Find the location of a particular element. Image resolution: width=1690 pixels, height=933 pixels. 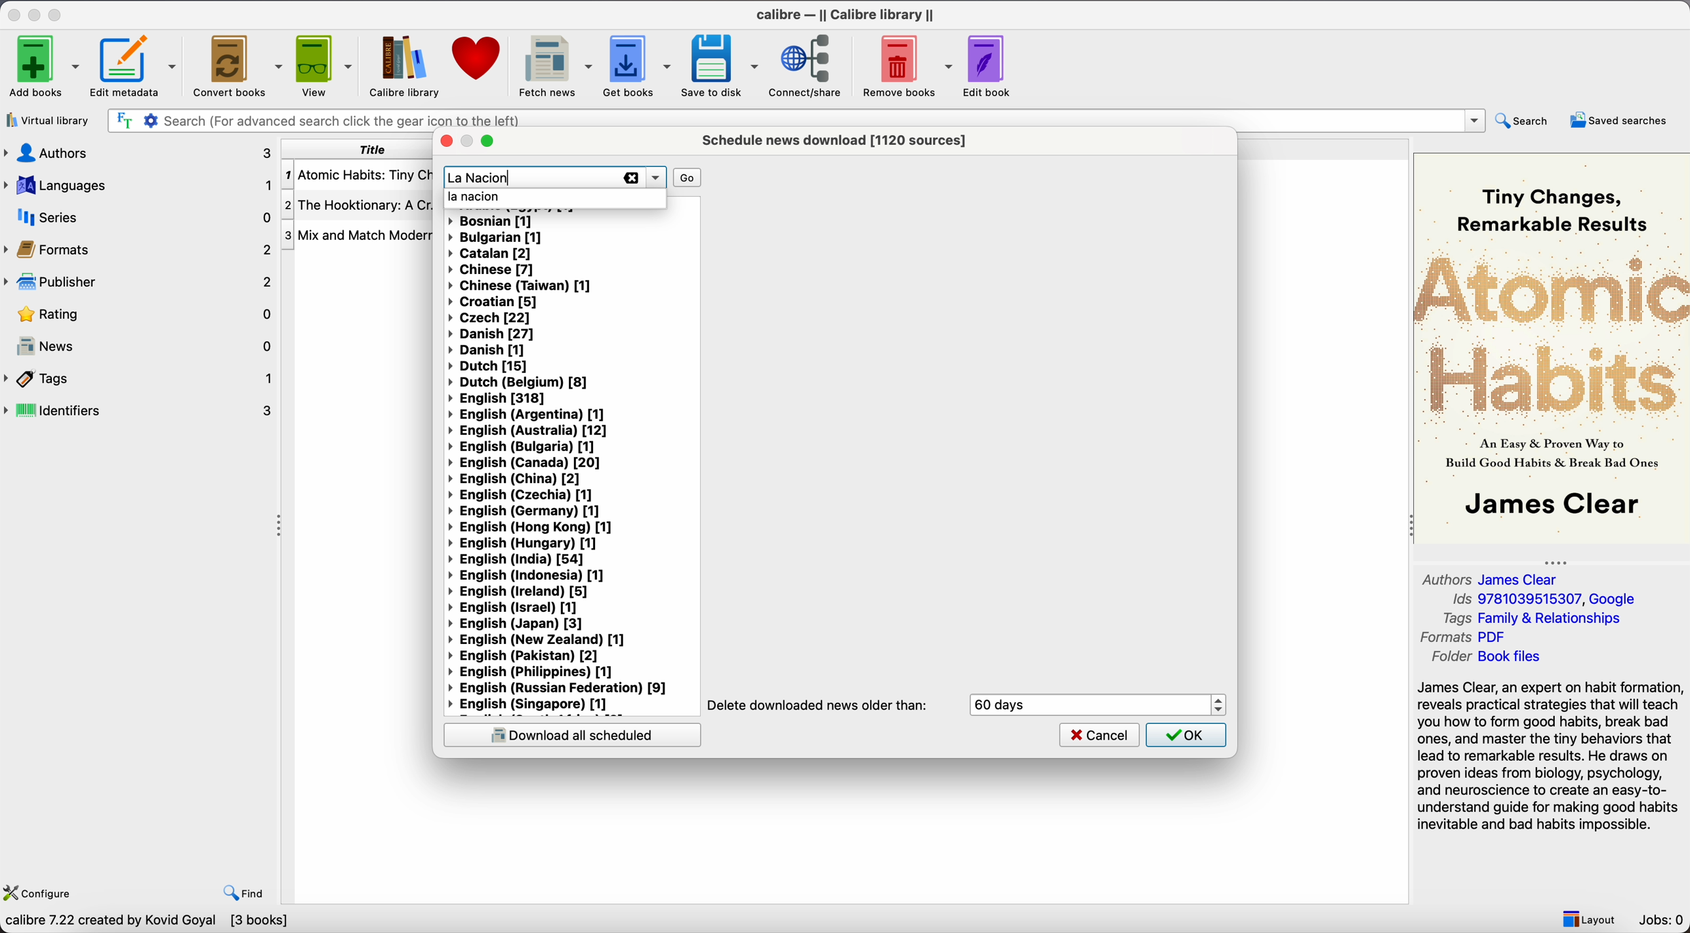

English (Bulgaria) [1] is located at coordinates (523, 446).